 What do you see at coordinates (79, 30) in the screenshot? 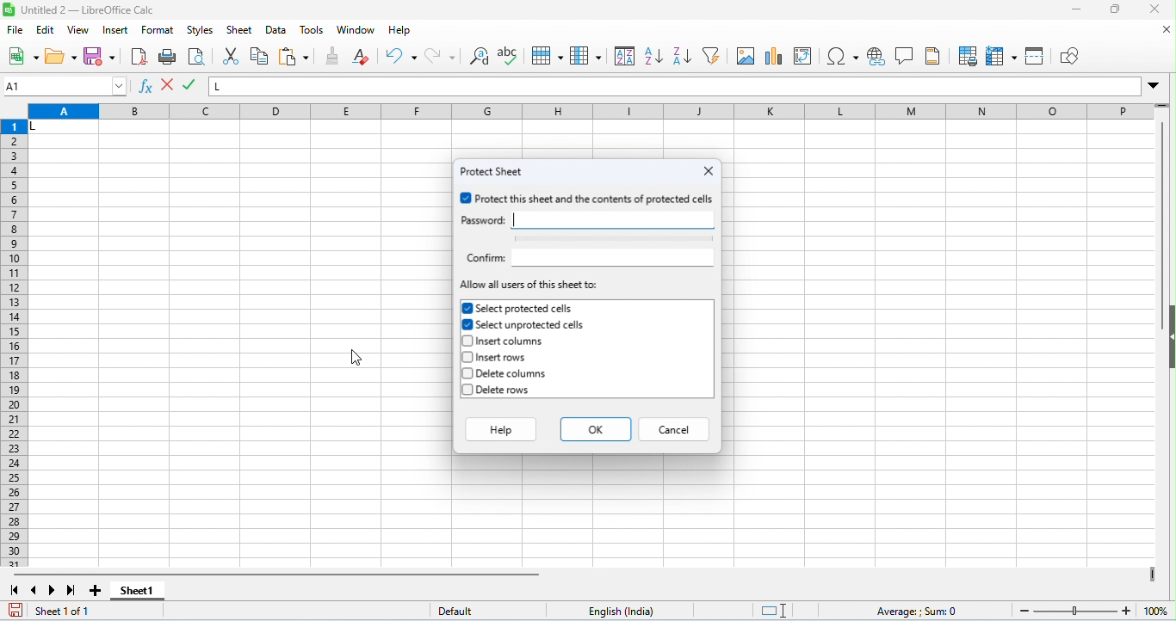
I see `view` at bounding box center [79, 30].